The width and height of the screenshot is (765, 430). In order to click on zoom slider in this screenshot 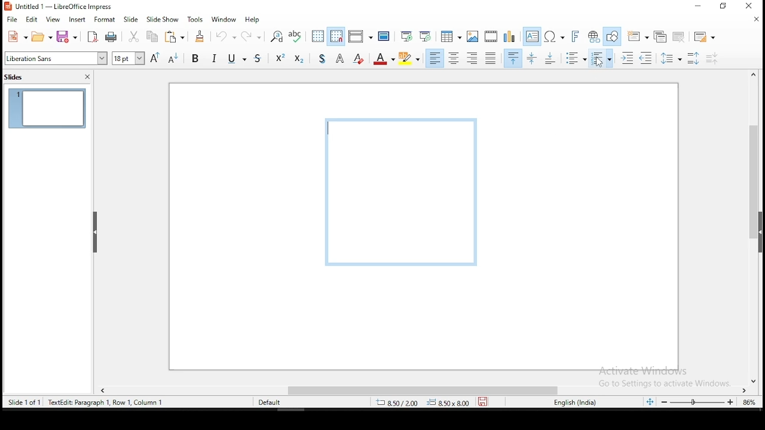, I will do `click(697, 402)`.